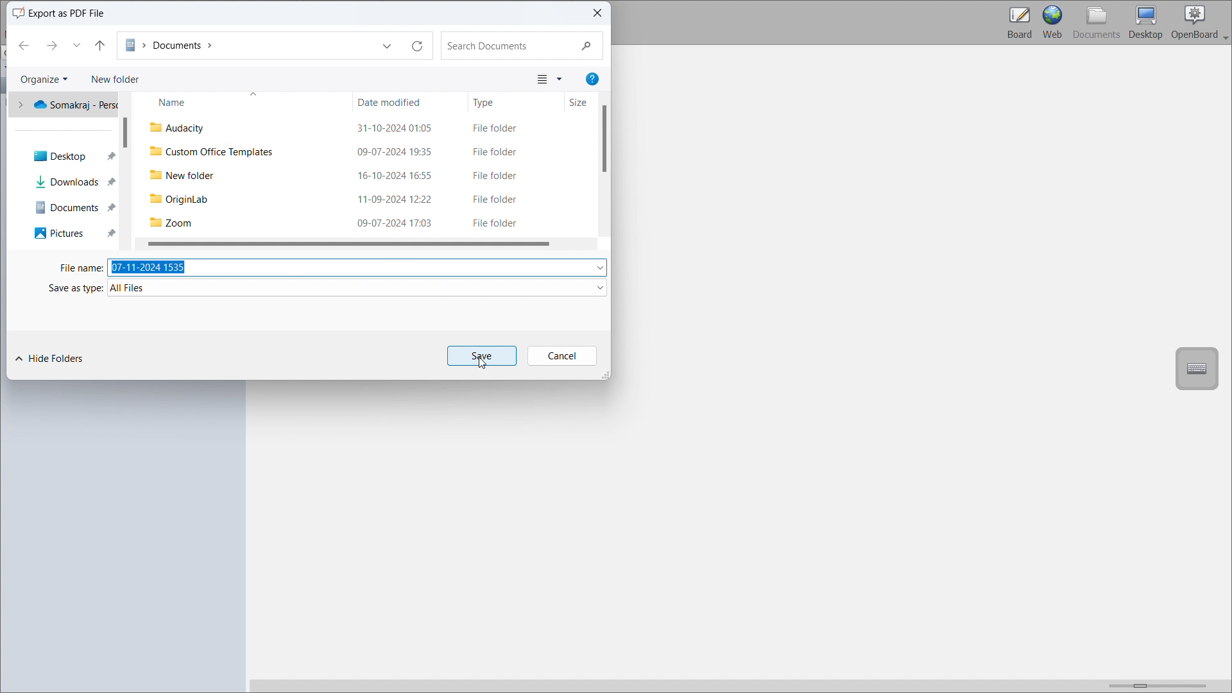 Image resolution: width=1232 pixels, height=693 pixels. Describe the element at coordinates (75, 43) in the screenshot. I see `upward` at that location.